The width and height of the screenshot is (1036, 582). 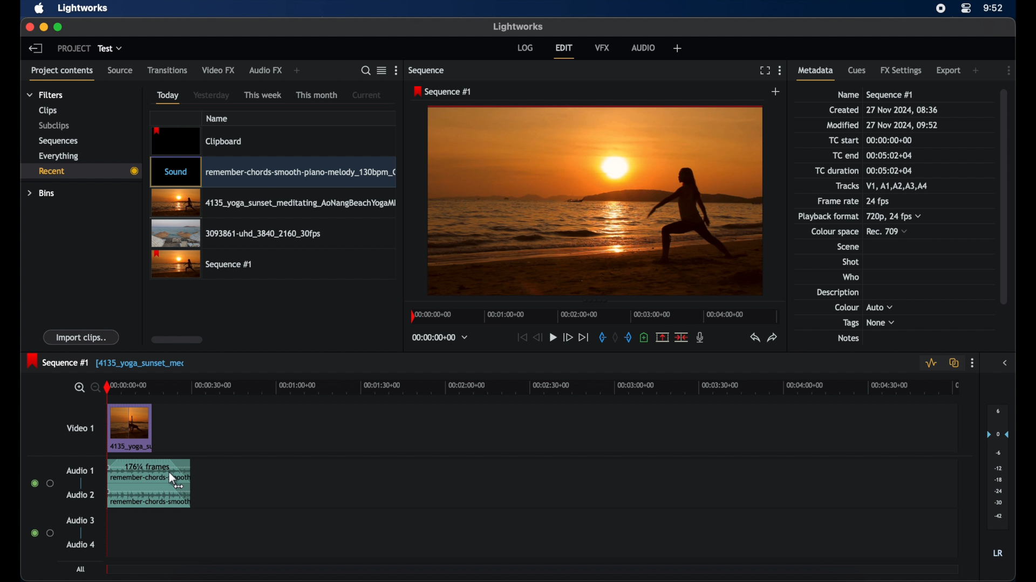 What do you see at coordinates (93, 387) in the screenshot?
I see `zoom out` at bounding box center [93, 387].